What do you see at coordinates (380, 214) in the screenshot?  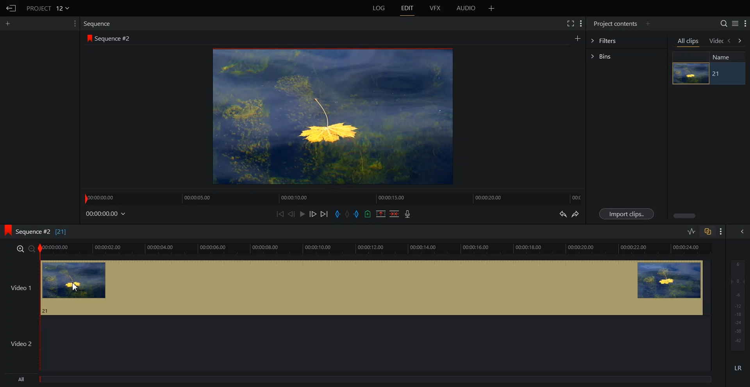 I see `Remove the marked section` at bounding box center [380, 214].